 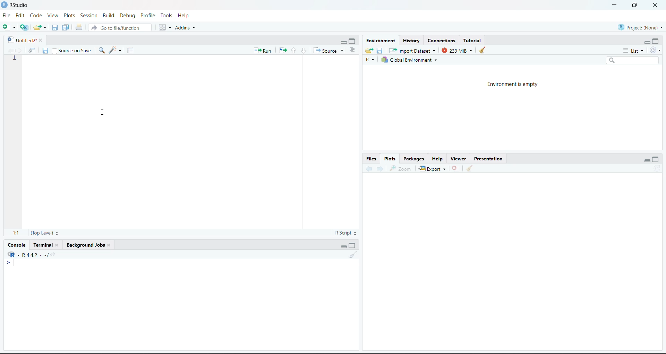 What do you see at coordinates (16, 245) in the screenshot?
I see `Console` at bounding box center [16, 245].